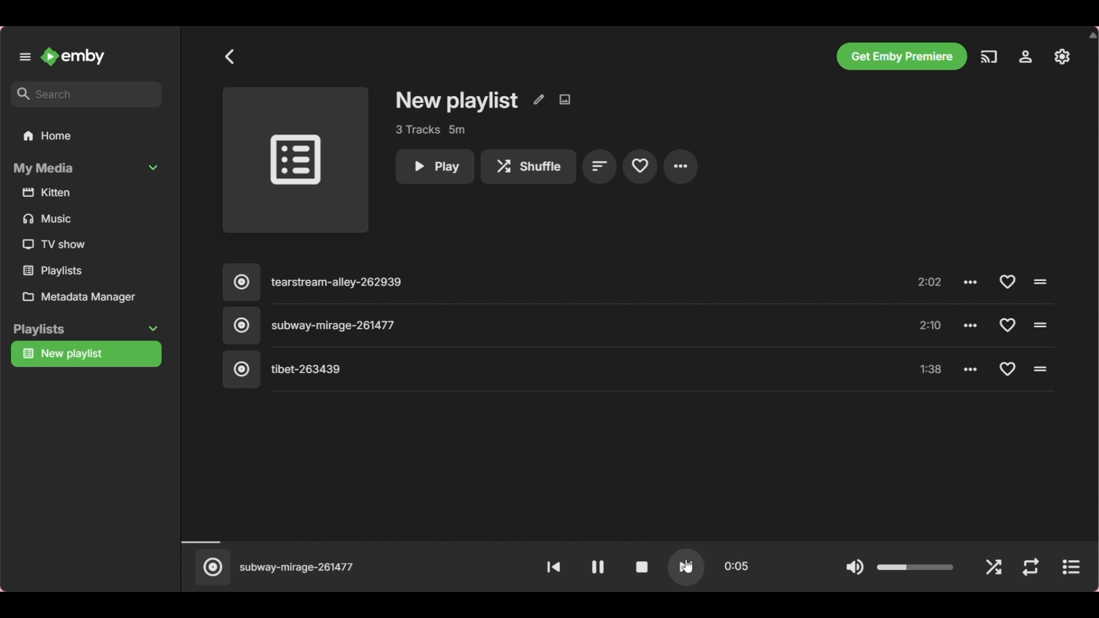  I want to click on Pause video, so click(599, 566).